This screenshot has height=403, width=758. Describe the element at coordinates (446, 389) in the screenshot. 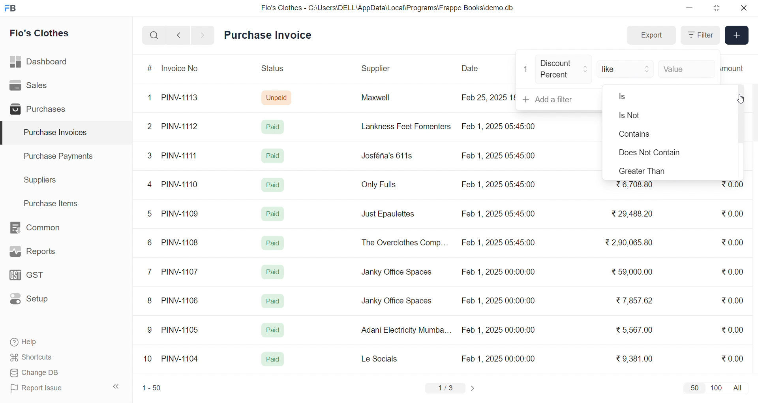

I see `1/3` at that location.